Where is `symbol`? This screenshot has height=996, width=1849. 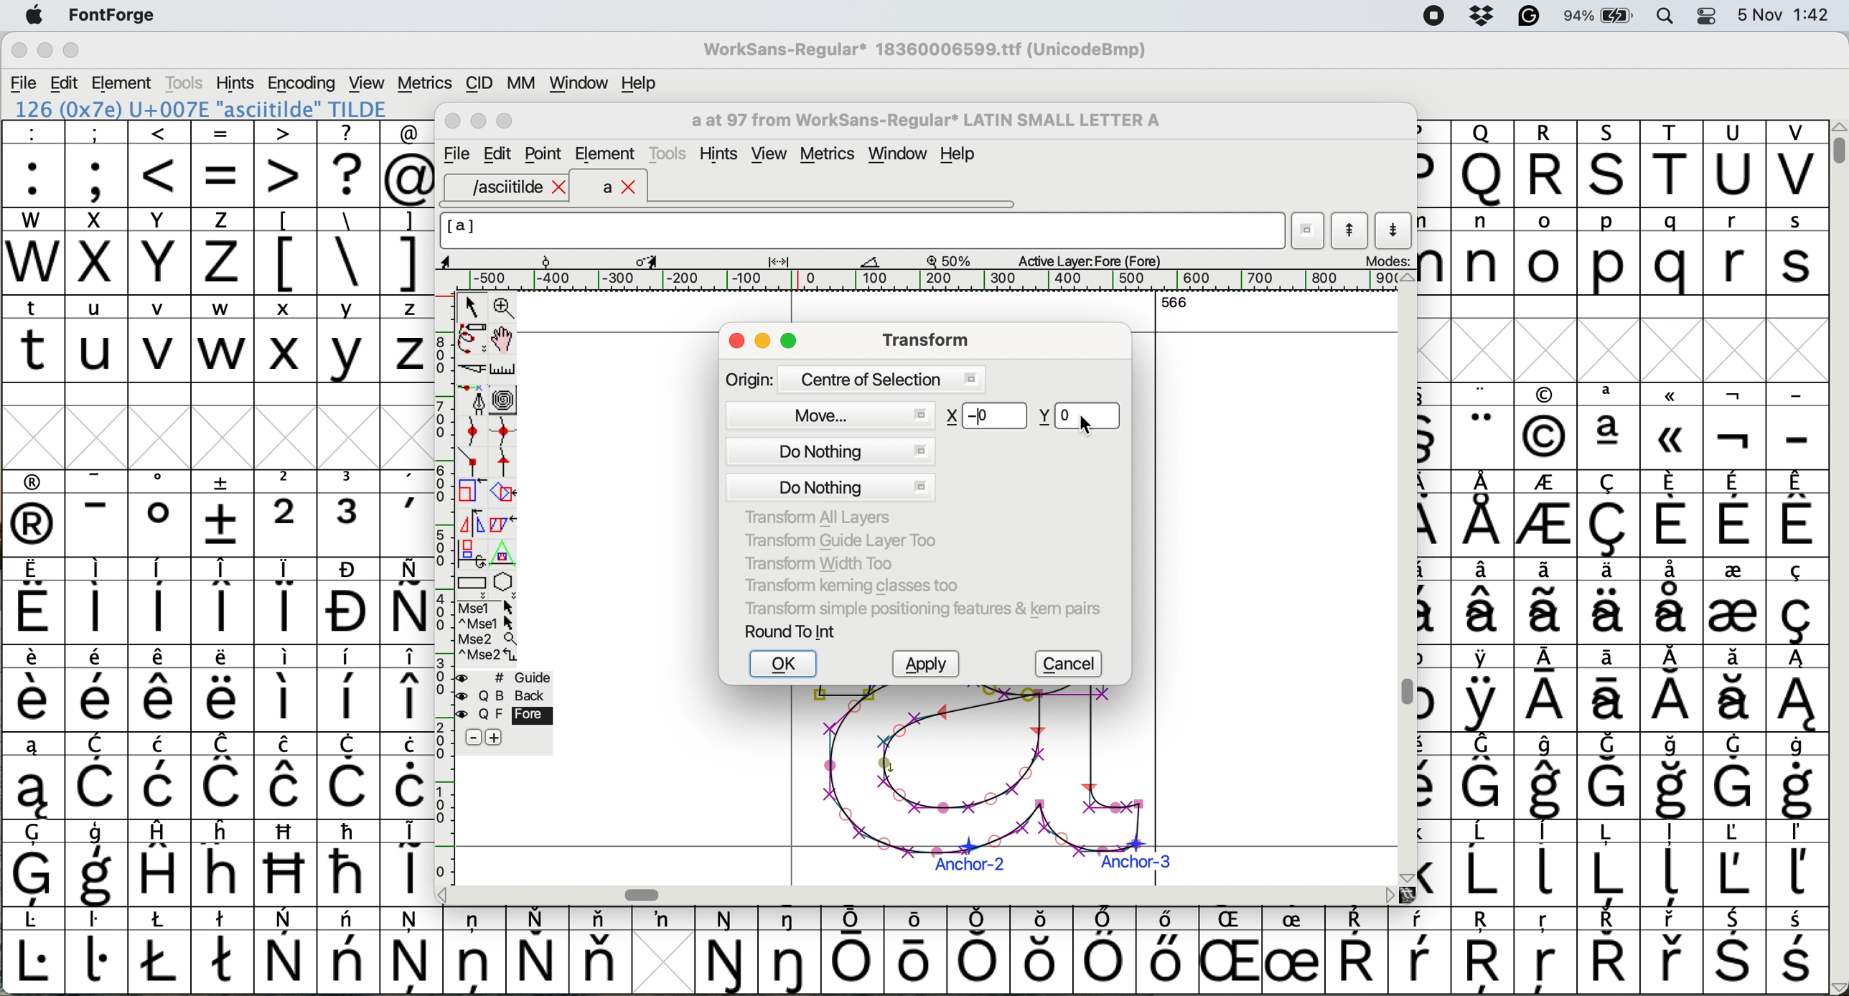 symbol is located at coordinates (1613, 600).